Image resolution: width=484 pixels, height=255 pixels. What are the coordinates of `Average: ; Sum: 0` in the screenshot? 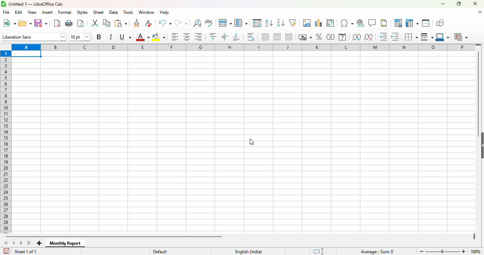 It's located at (377, 252).